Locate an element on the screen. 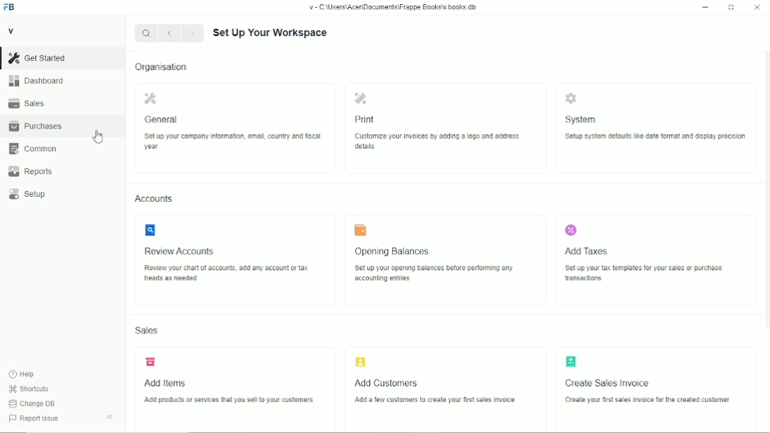 The width and height of the screenshot is (770, 433). sales is located at coordinates (147, 331).